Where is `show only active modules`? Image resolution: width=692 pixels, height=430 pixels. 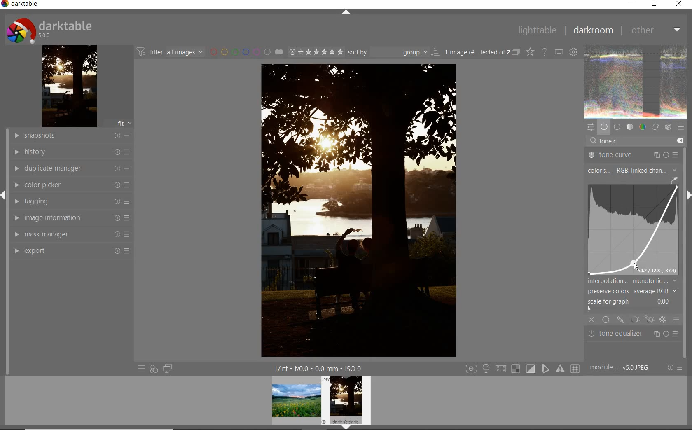
show only active modules is located at coordinates (604, 126).